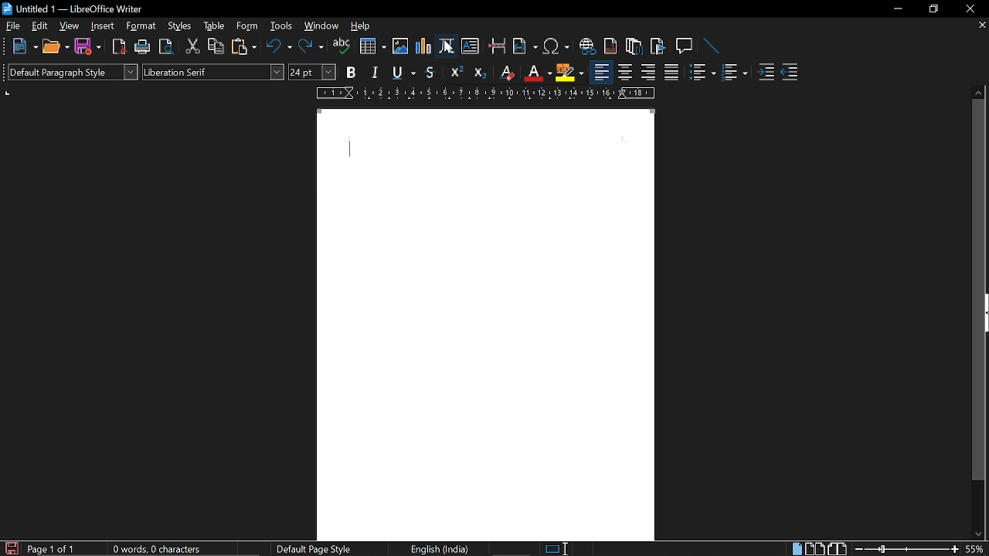 The width and height of the screenshot is (989, 556). I want to click on English (India), so click(443, 549).